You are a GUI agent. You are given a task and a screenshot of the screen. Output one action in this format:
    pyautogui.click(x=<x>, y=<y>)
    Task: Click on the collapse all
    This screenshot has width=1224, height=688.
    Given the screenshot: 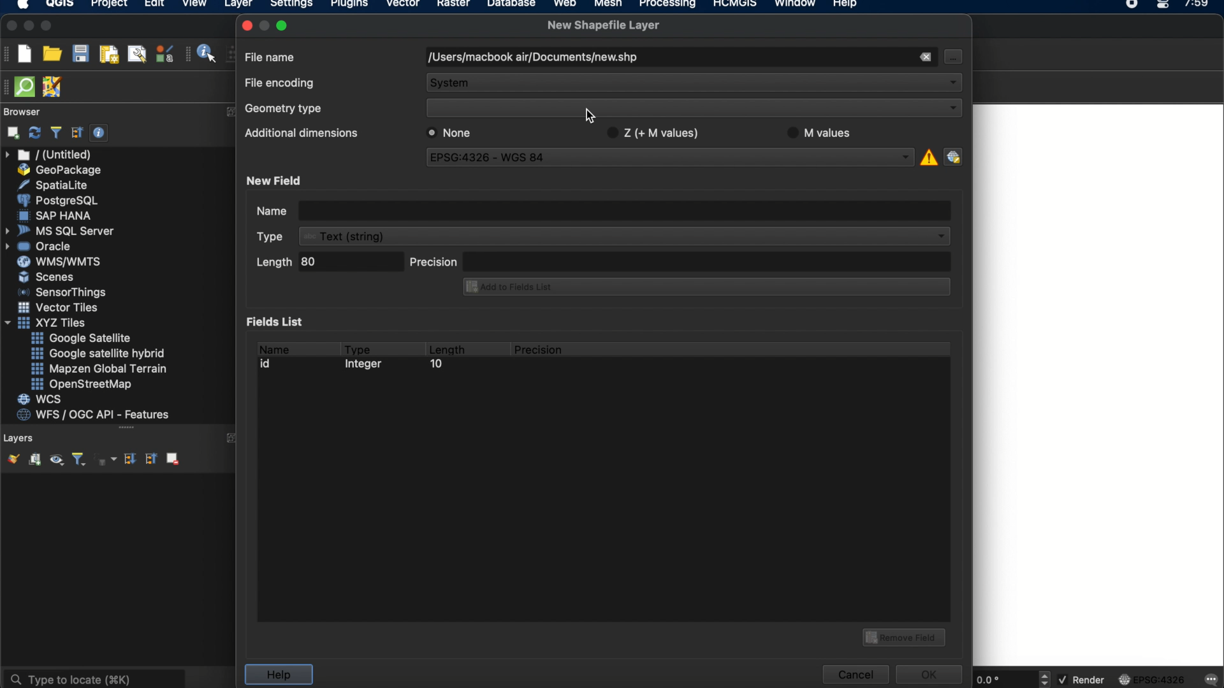 What is the action you would take?
    pyautogui.click(x=77, y=133)
    